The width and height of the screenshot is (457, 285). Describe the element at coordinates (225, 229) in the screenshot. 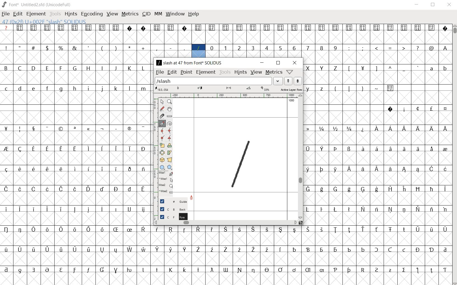

I see `special letters` at that location.